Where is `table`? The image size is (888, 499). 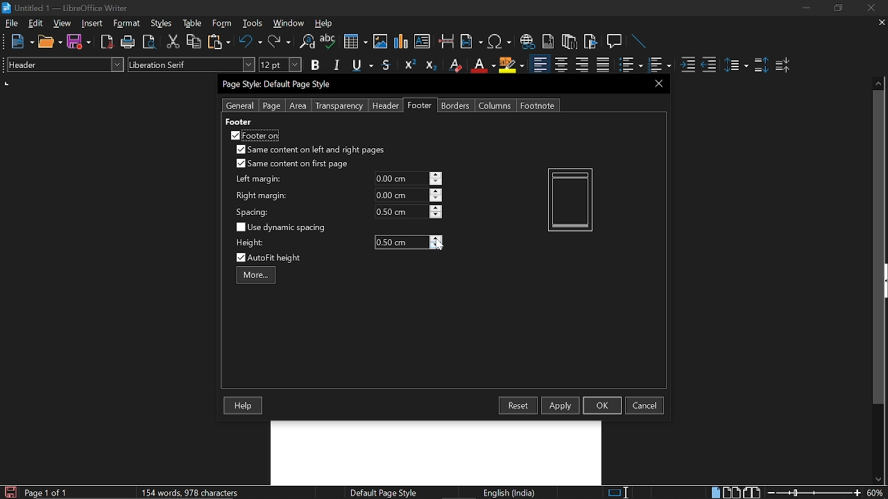 table is located at coordinates (193, 24).